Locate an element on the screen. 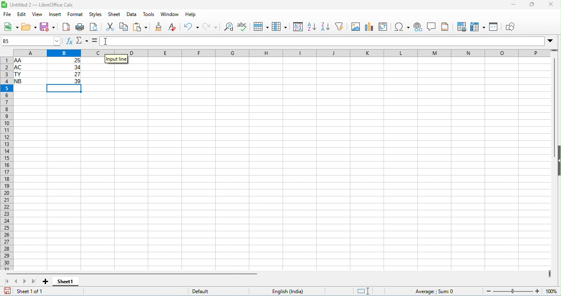 The height and width of the screenshot is (296, 561). selected cell is located at coordinates (65, 90).